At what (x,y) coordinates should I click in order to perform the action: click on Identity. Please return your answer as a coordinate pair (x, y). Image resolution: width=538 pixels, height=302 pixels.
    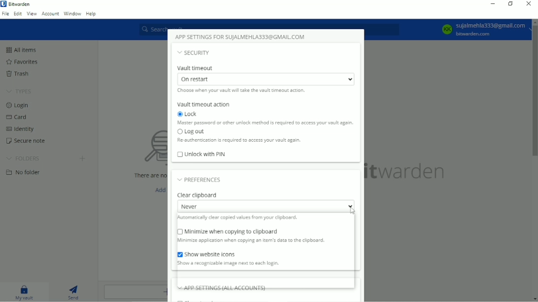
    Looking at the image, I should click on (22, 129).